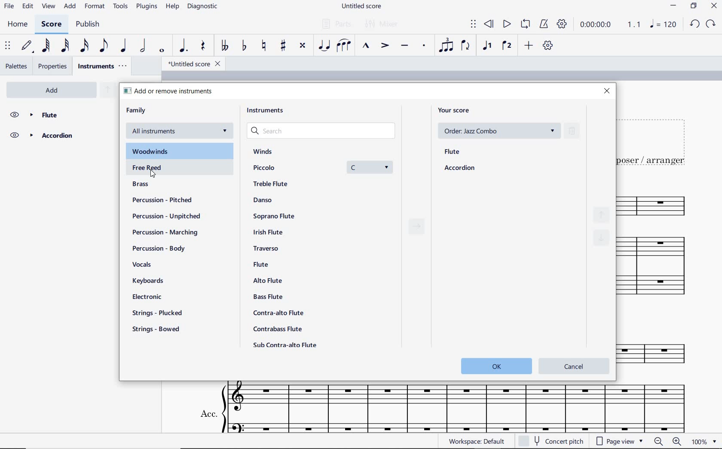 This screenshot has width=722, height=449. What do you see at coordinates (154, 175) in the screenshot?
I see `cursor` at bounding box center [154, 175].